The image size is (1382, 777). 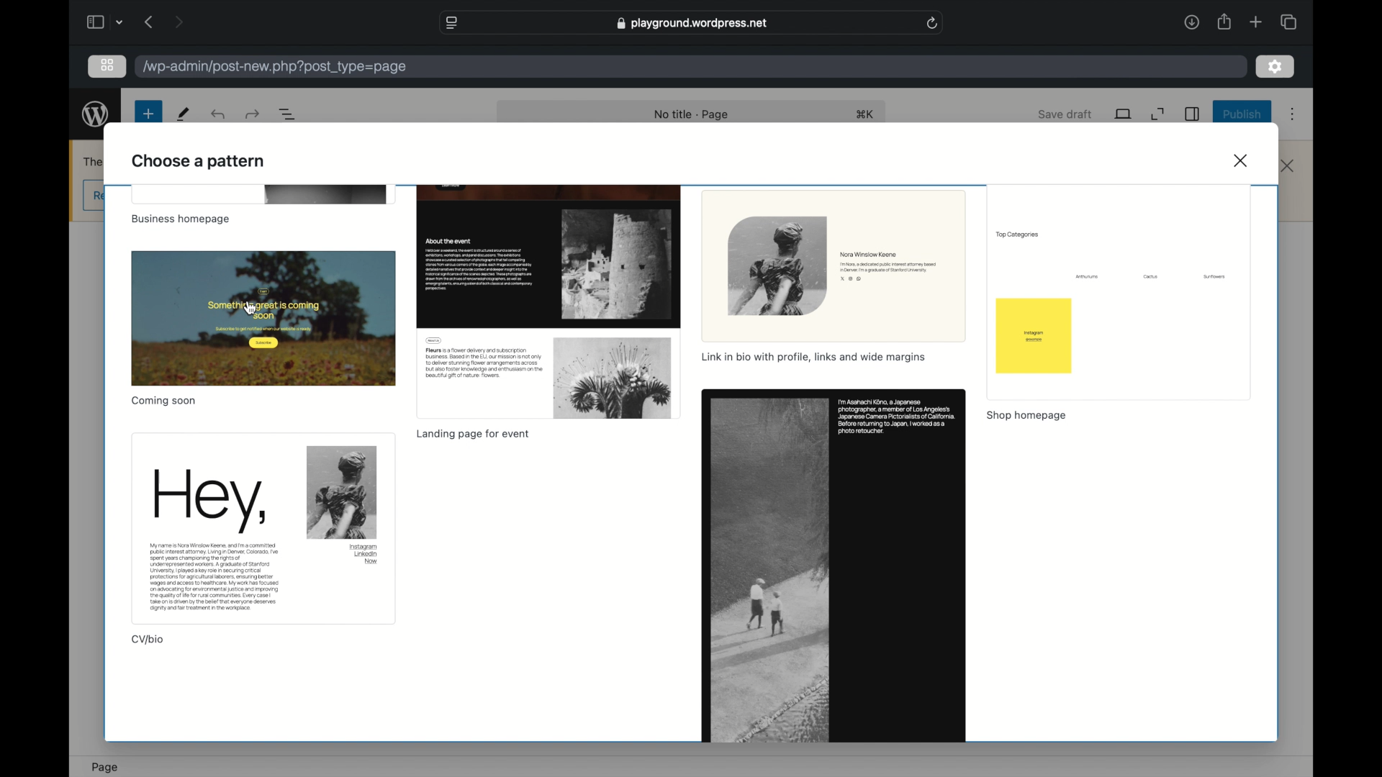 What do you see at coordinates (96, 116) in the screenshot?
I see `wordpress` at bounding box center [96, 116].